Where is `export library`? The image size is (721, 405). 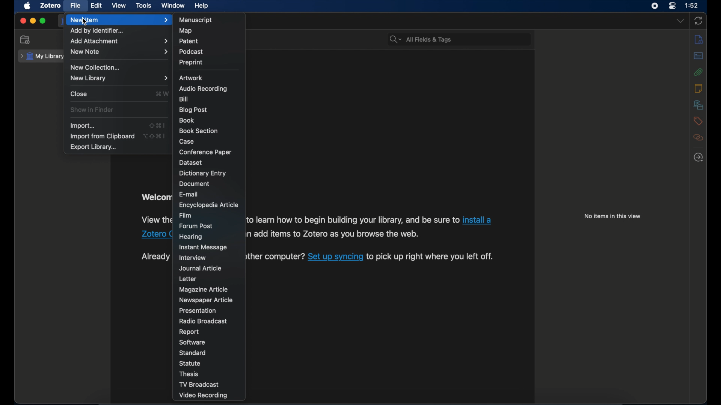
export library is located at coordinates (93, 147).